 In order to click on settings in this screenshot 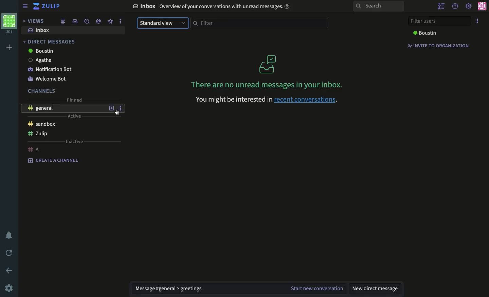, I will do `click(9, 289)`.